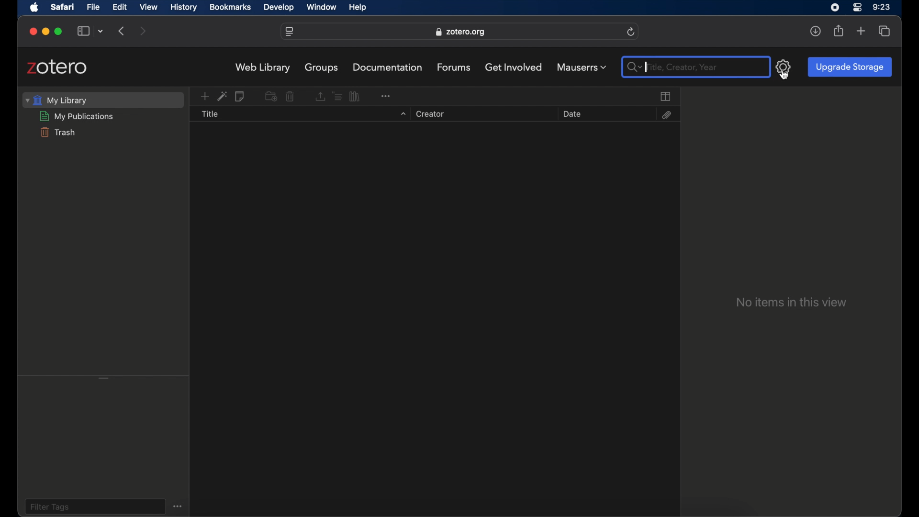 Image resolution: width=919 pixels, height=517 pixels. What do you see at coordinates (279, 8) in the screenshot?
I see `develop` at bounding box center [279, 8].